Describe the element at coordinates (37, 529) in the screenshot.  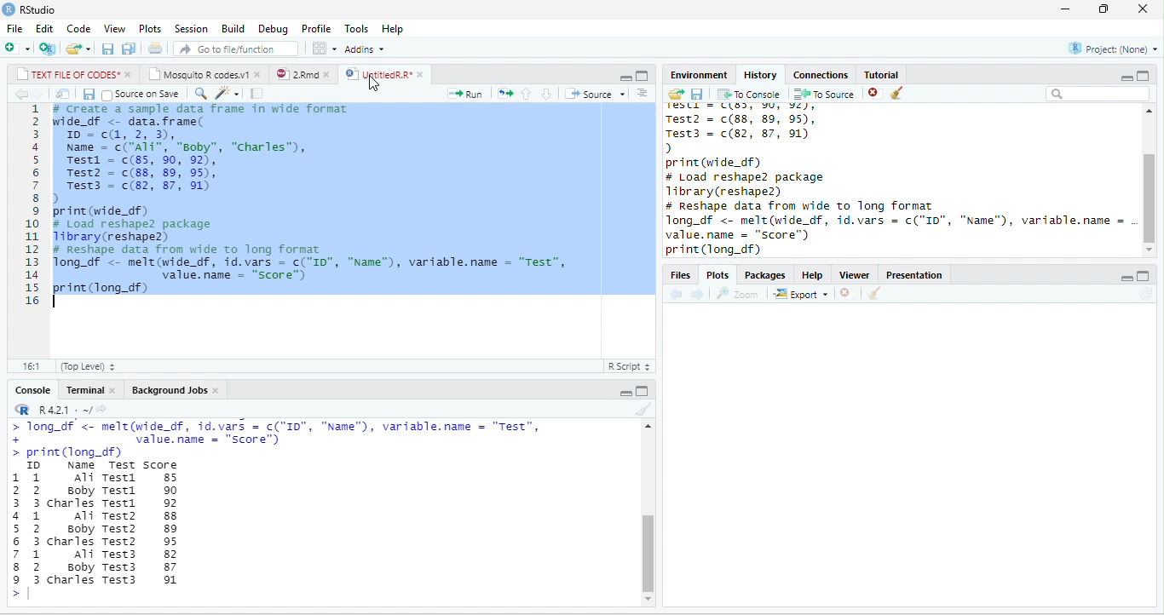
I see `123123123` at that location.